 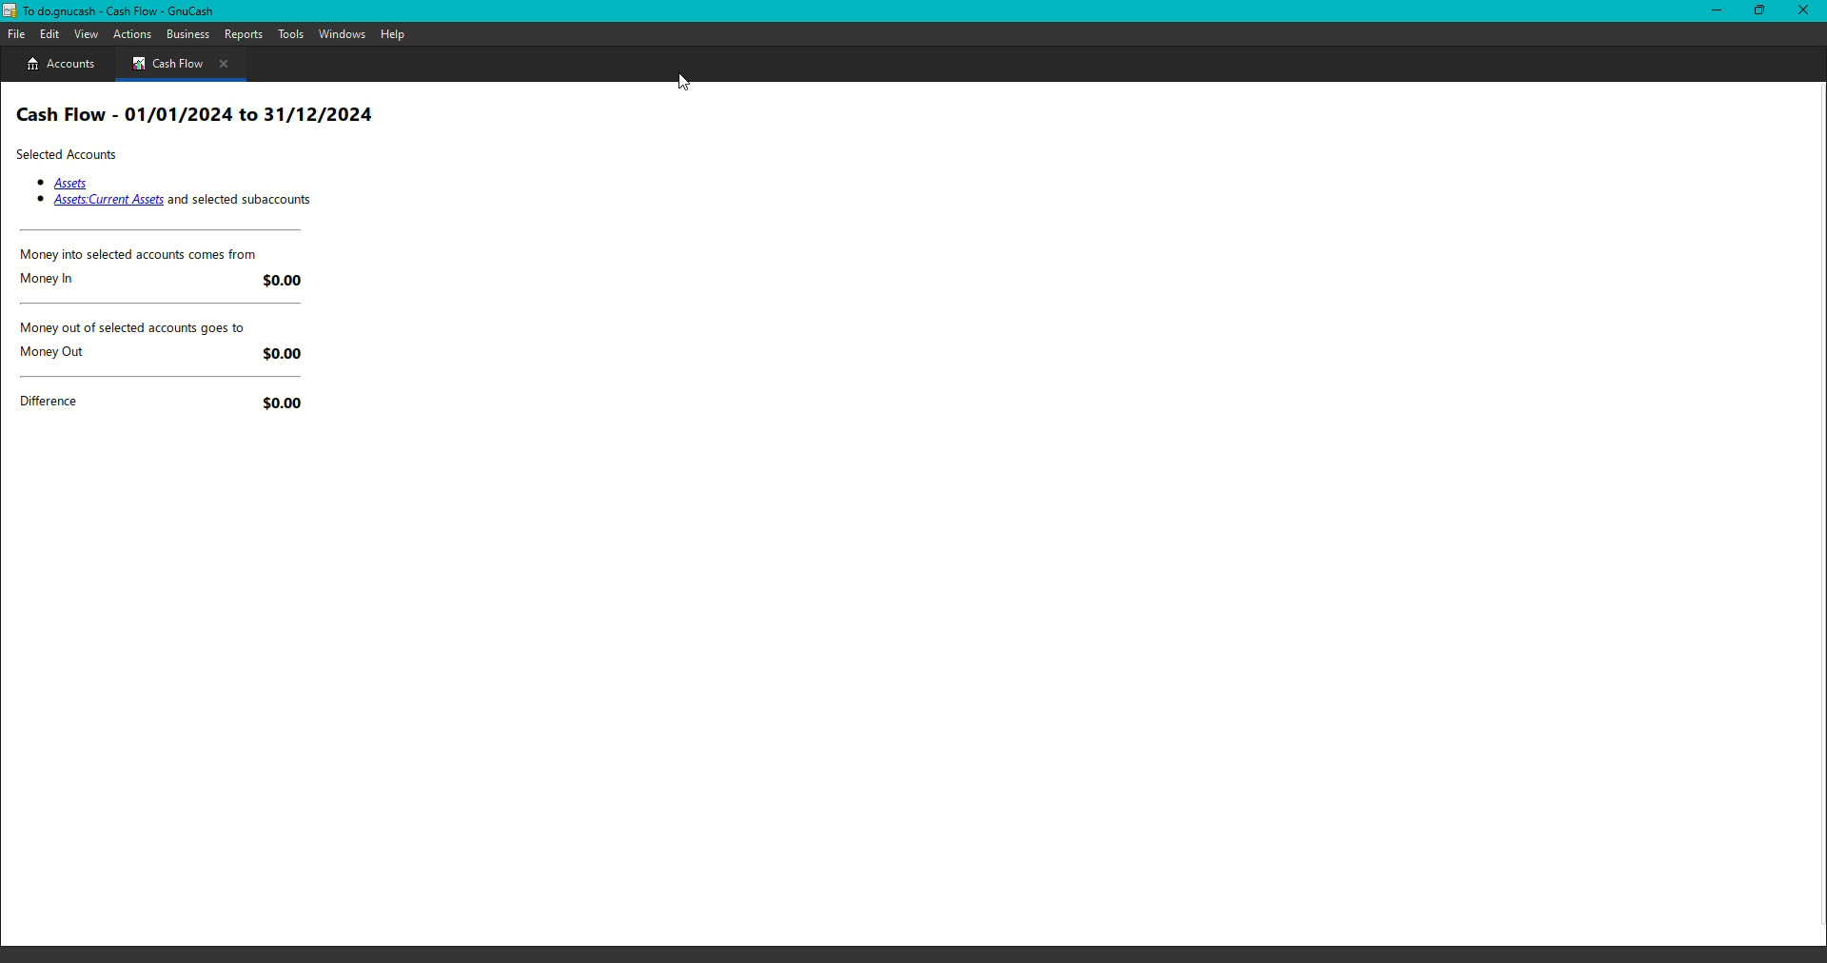 What do you see at coordinates (74, 156) in the screenshot?
I see `Selected Accounts` at bounding box center [74, 156].